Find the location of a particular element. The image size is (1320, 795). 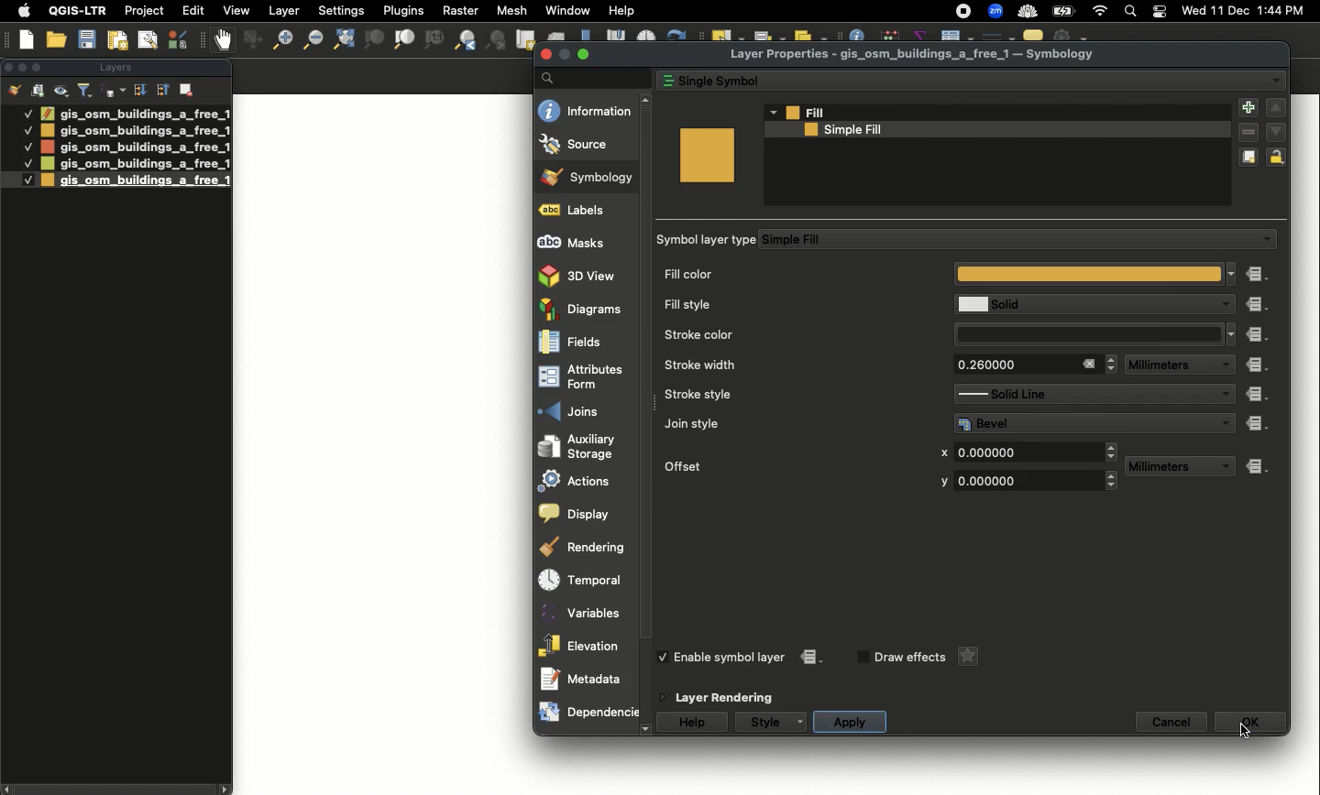

Minimize is located at coordinates (21, 66).